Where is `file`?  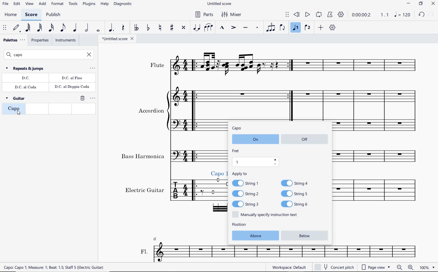 file is located at coordinates (6, 4).